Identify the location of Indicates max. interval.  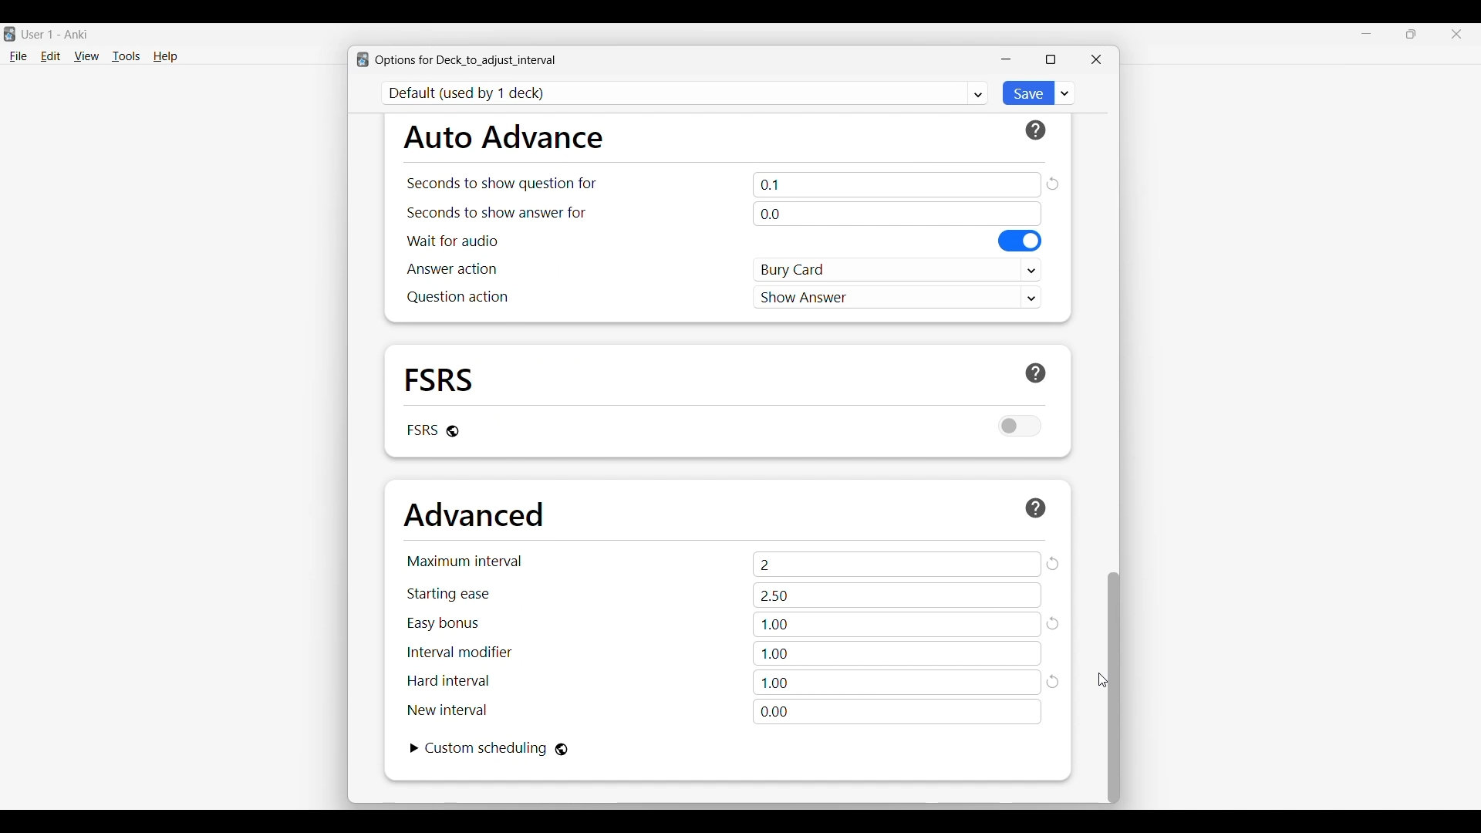
(465, 561).